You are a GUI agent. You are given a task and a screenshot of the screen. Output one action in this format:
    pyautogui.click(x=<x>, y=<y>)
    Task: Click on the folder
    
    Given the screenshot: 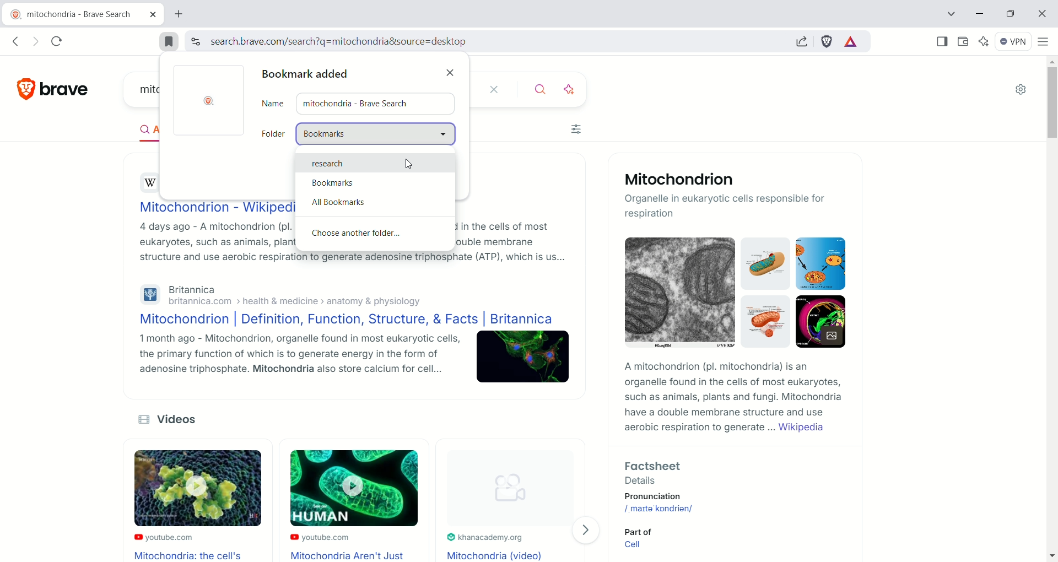 What is the action you would take?
    pyautogui.click(x=359, y=134)
    